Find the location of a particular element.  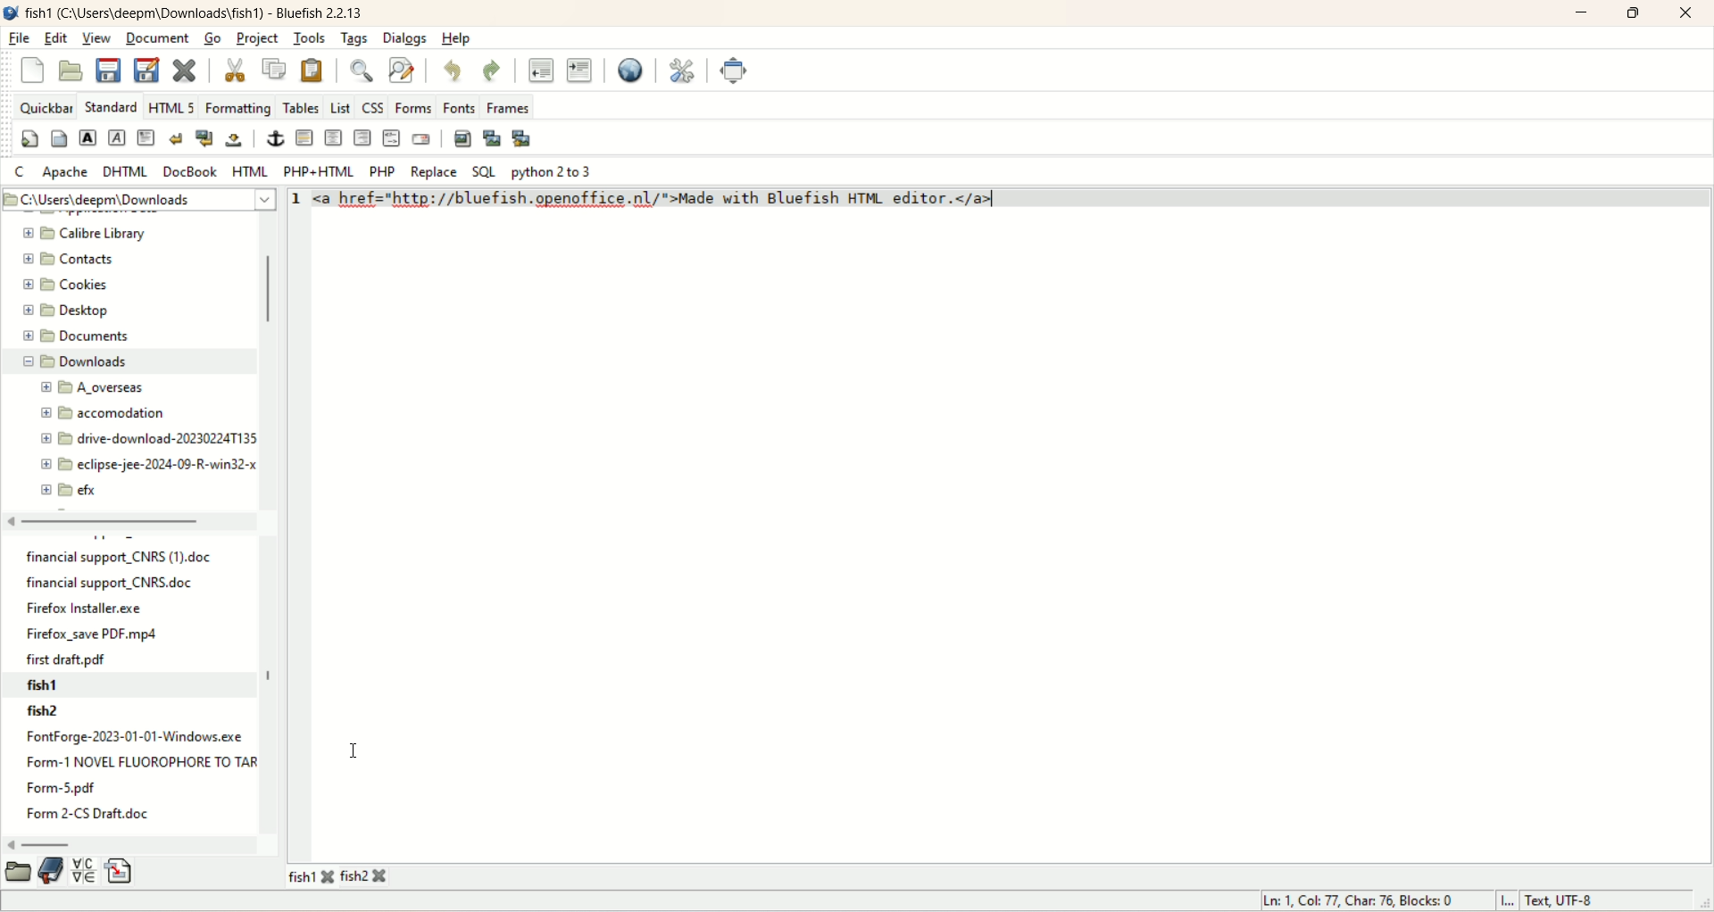

HTML comment is located at coordinates (391, 137).